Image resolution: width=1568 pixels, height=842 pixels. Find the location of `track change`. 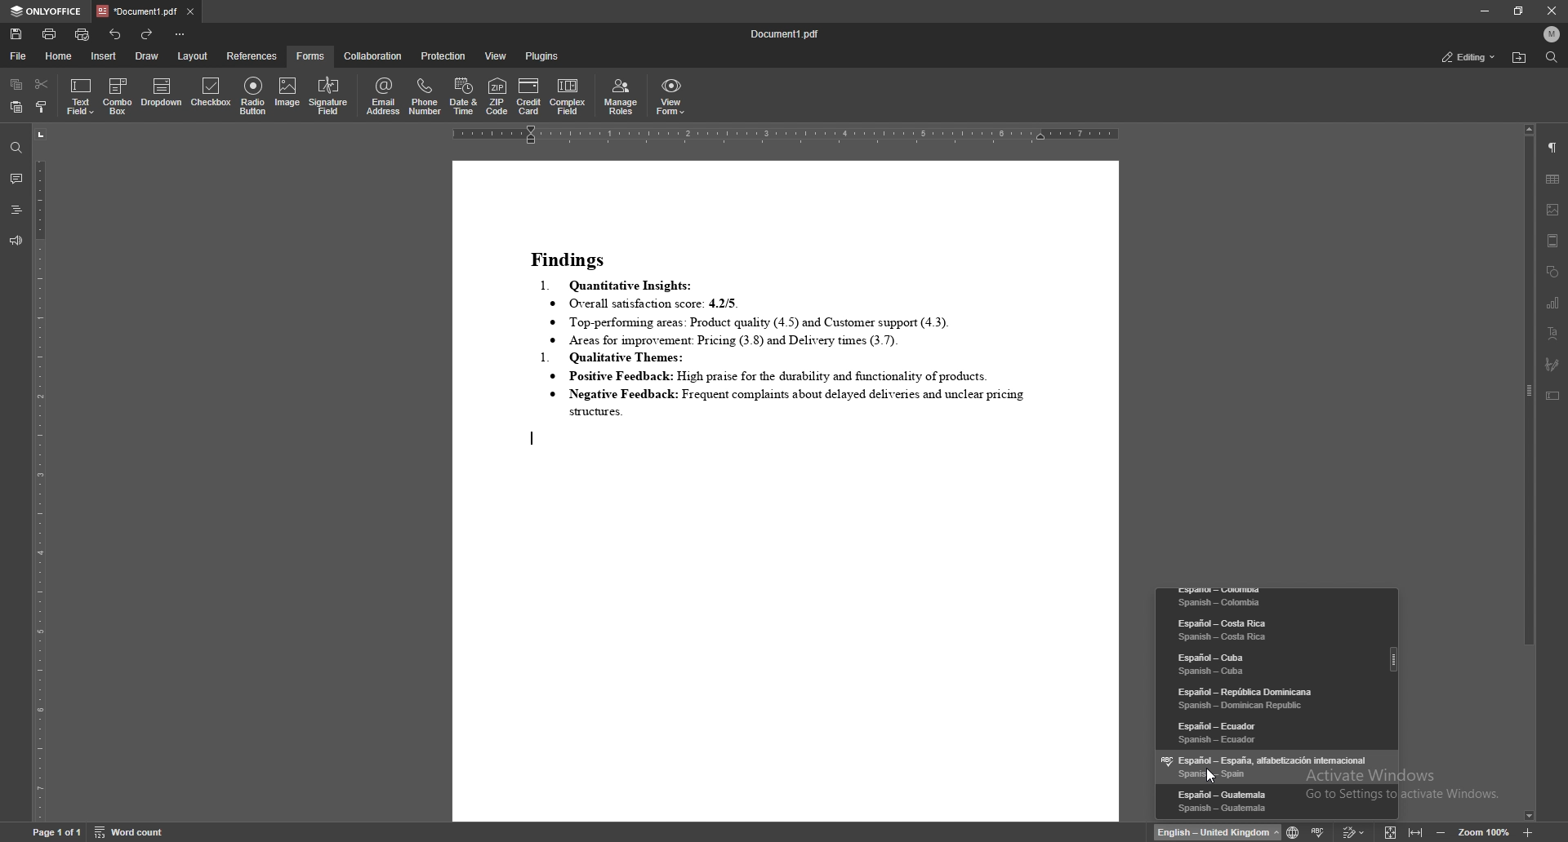

track change is located at coordinates (1349, 832).